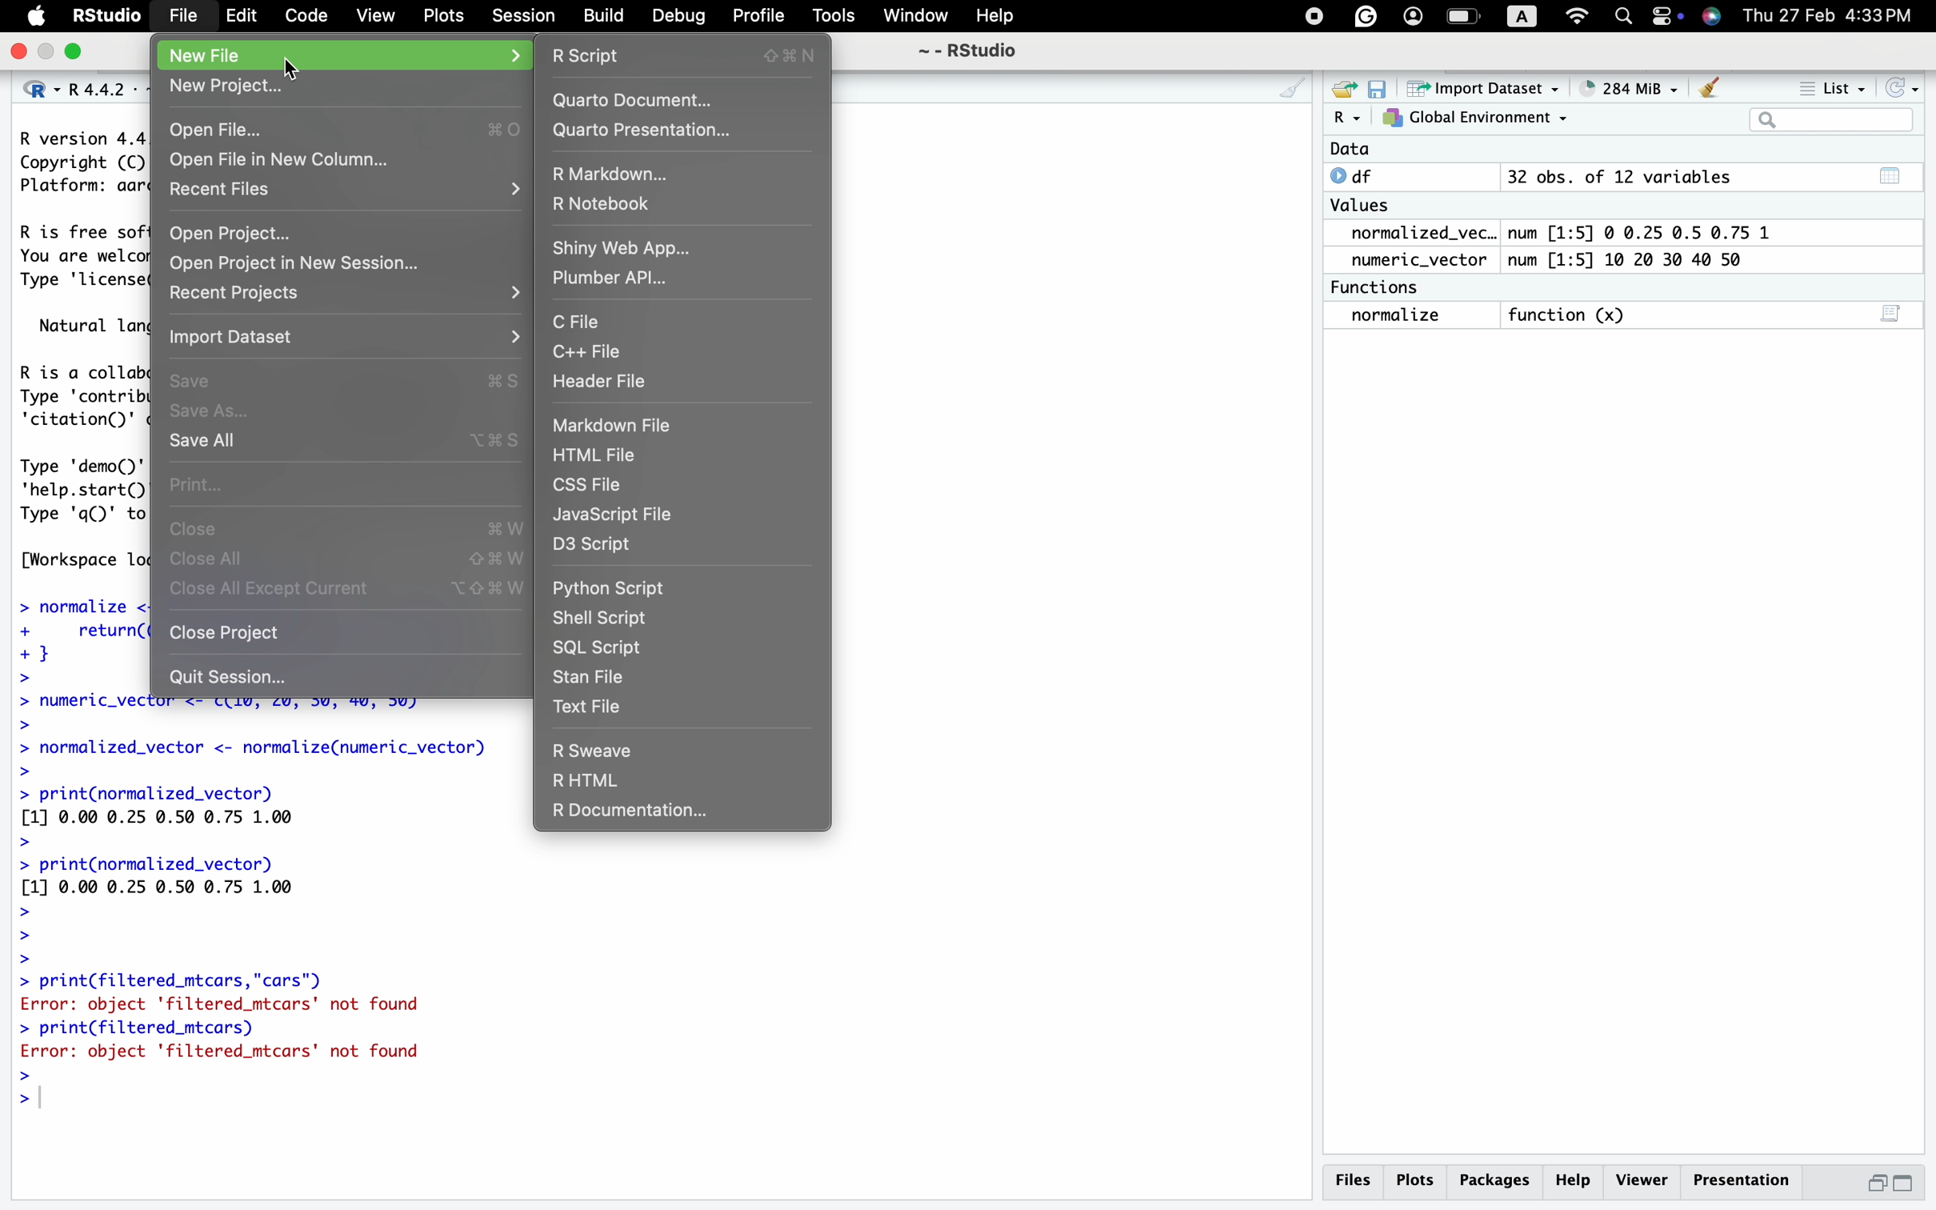 Image resolution: width=1936 pixels, height=1210 pixels. I want to click on maximise, so click(1905, 1183).